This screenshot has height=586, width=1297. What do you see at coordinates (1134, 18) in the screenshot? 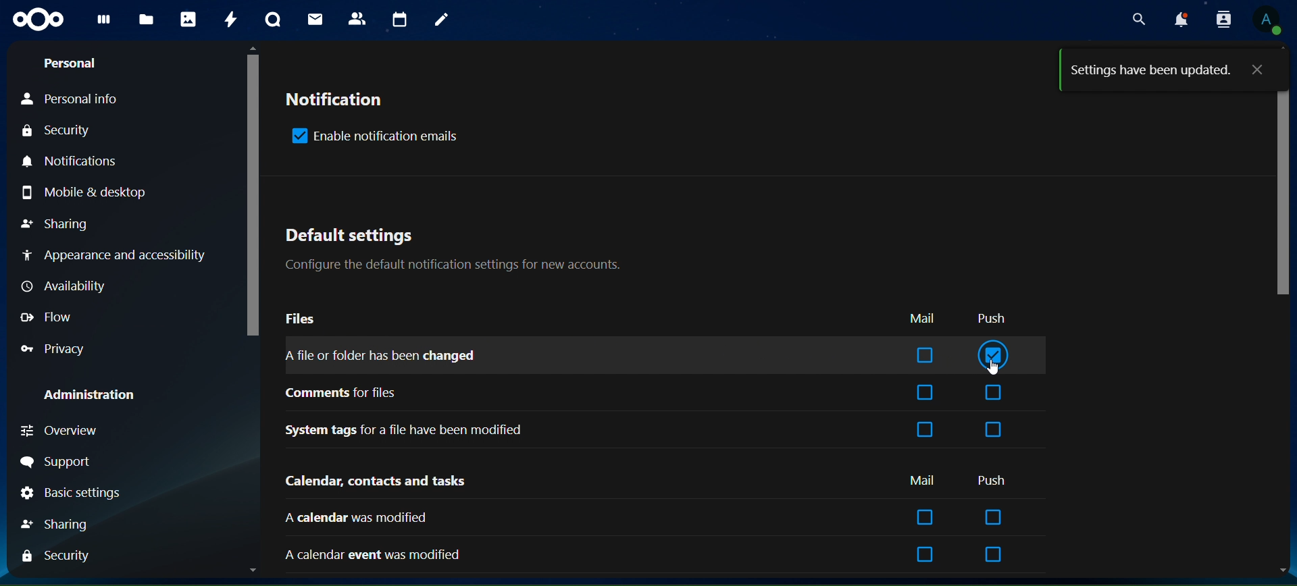
I see `search` at bounding box center [1134, 18].